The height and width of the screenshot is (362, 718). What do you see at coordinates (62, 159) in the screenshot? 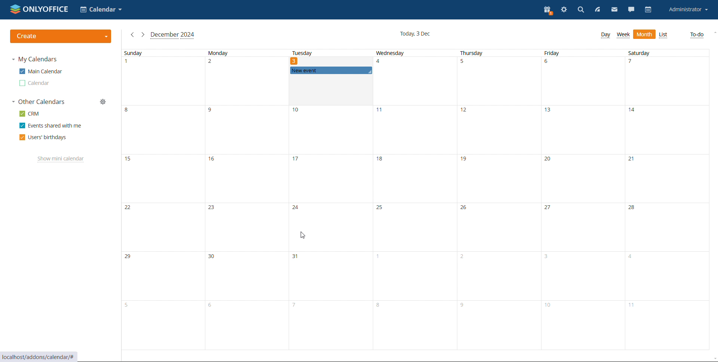
I see `show mini calendar` at bounding box center [62, 159].